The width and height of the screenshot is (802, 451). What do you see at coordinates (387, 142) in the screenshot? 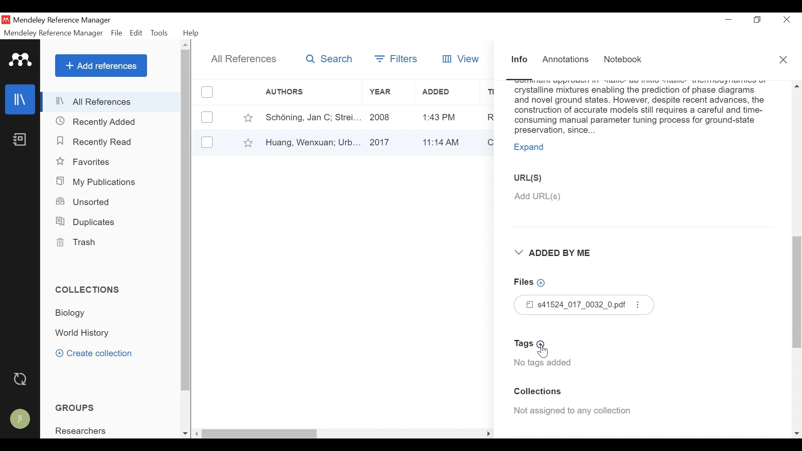
I see `Year` at bounding box center [387, 142].